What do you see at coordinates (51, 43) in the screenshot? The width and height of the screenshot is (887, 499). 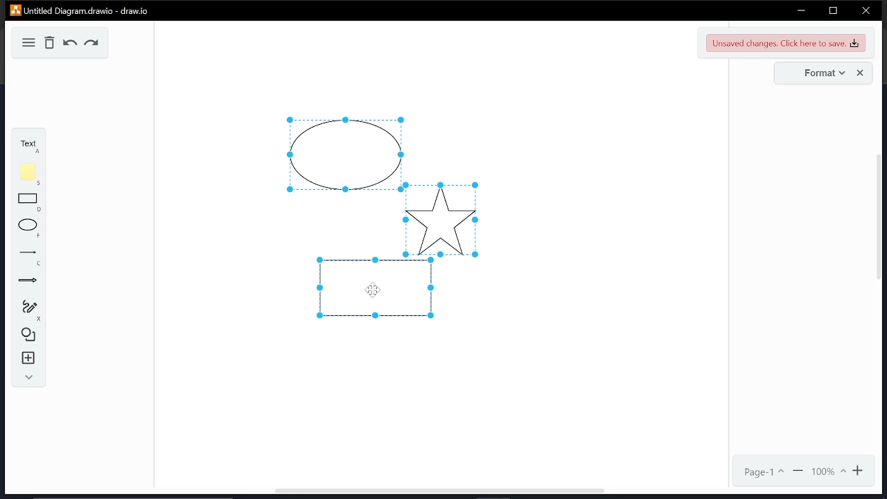 I see `delete` at bounding box center [51, 43].